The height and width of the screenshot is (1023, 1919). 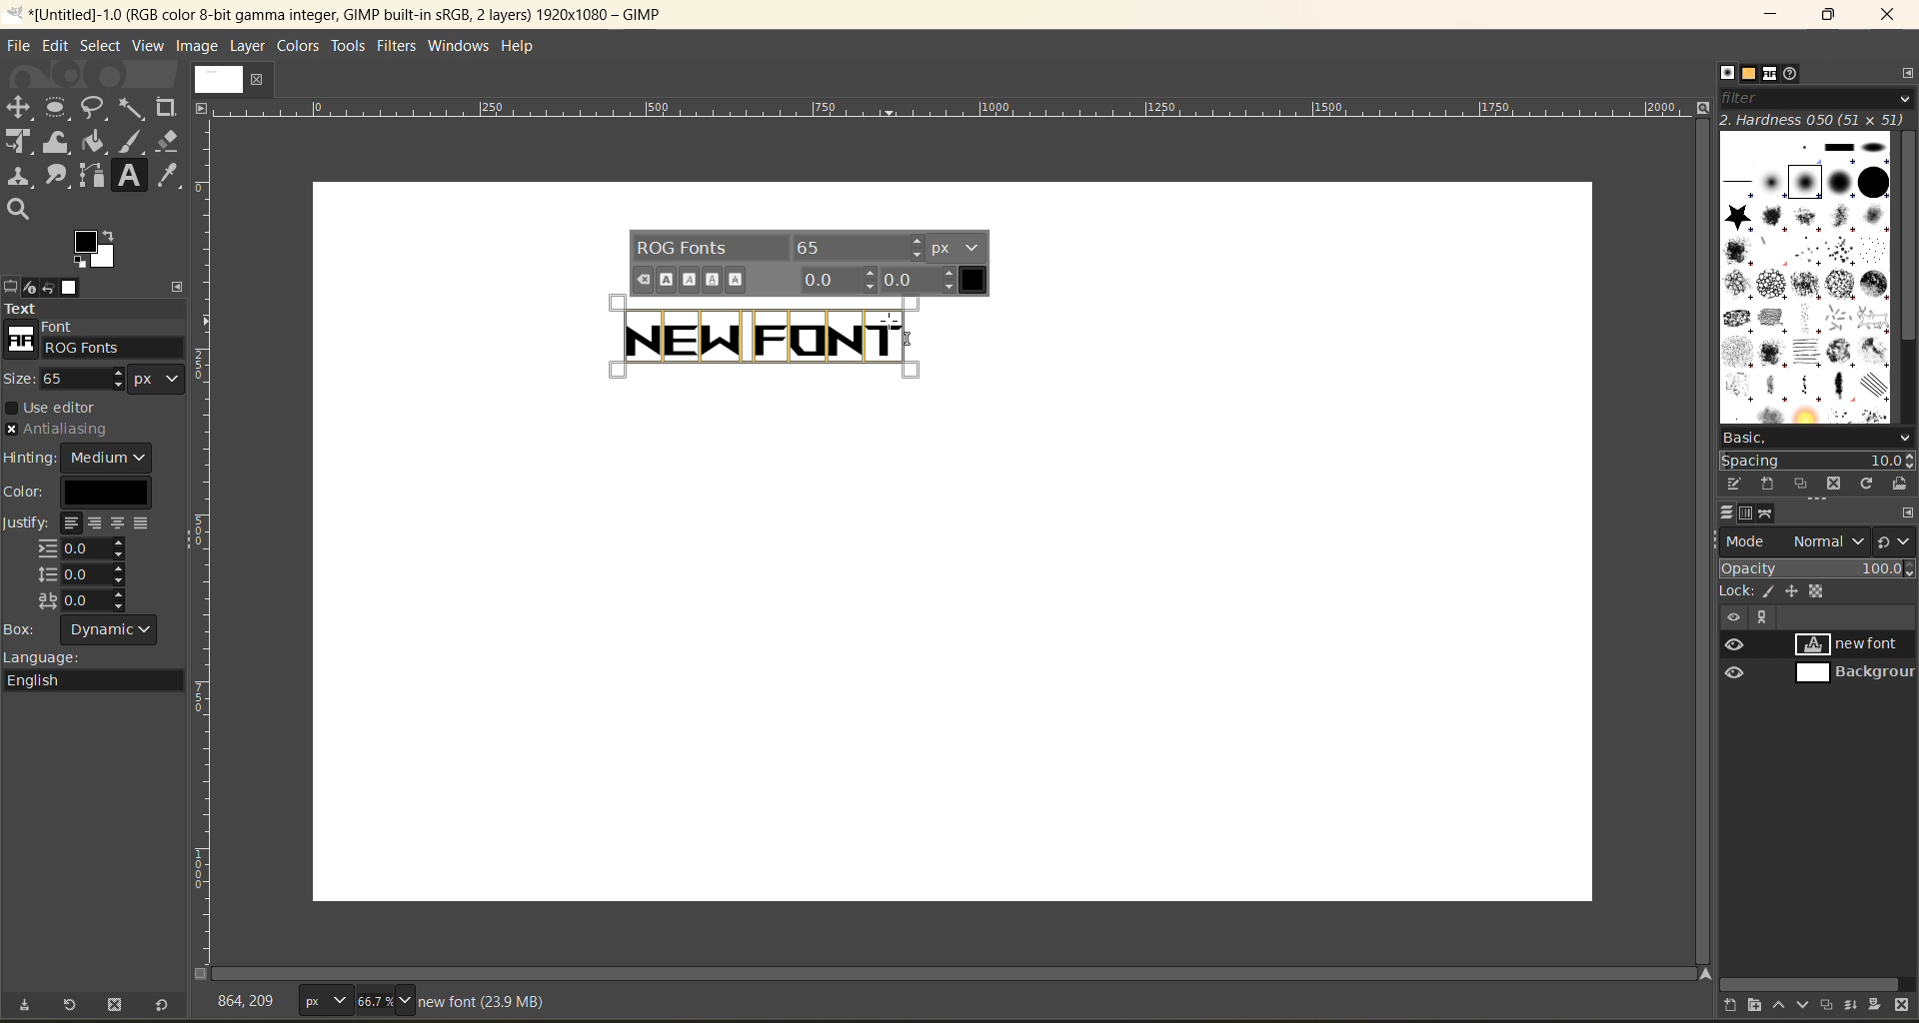 What do you see at coordinates (738, 336) in the screenshot?
I see `text` at bounding box center [738, 336].